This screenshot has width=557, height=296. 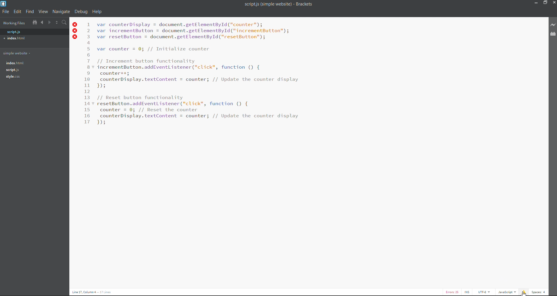 I want to click on index.html, so click(x=15, y=39).